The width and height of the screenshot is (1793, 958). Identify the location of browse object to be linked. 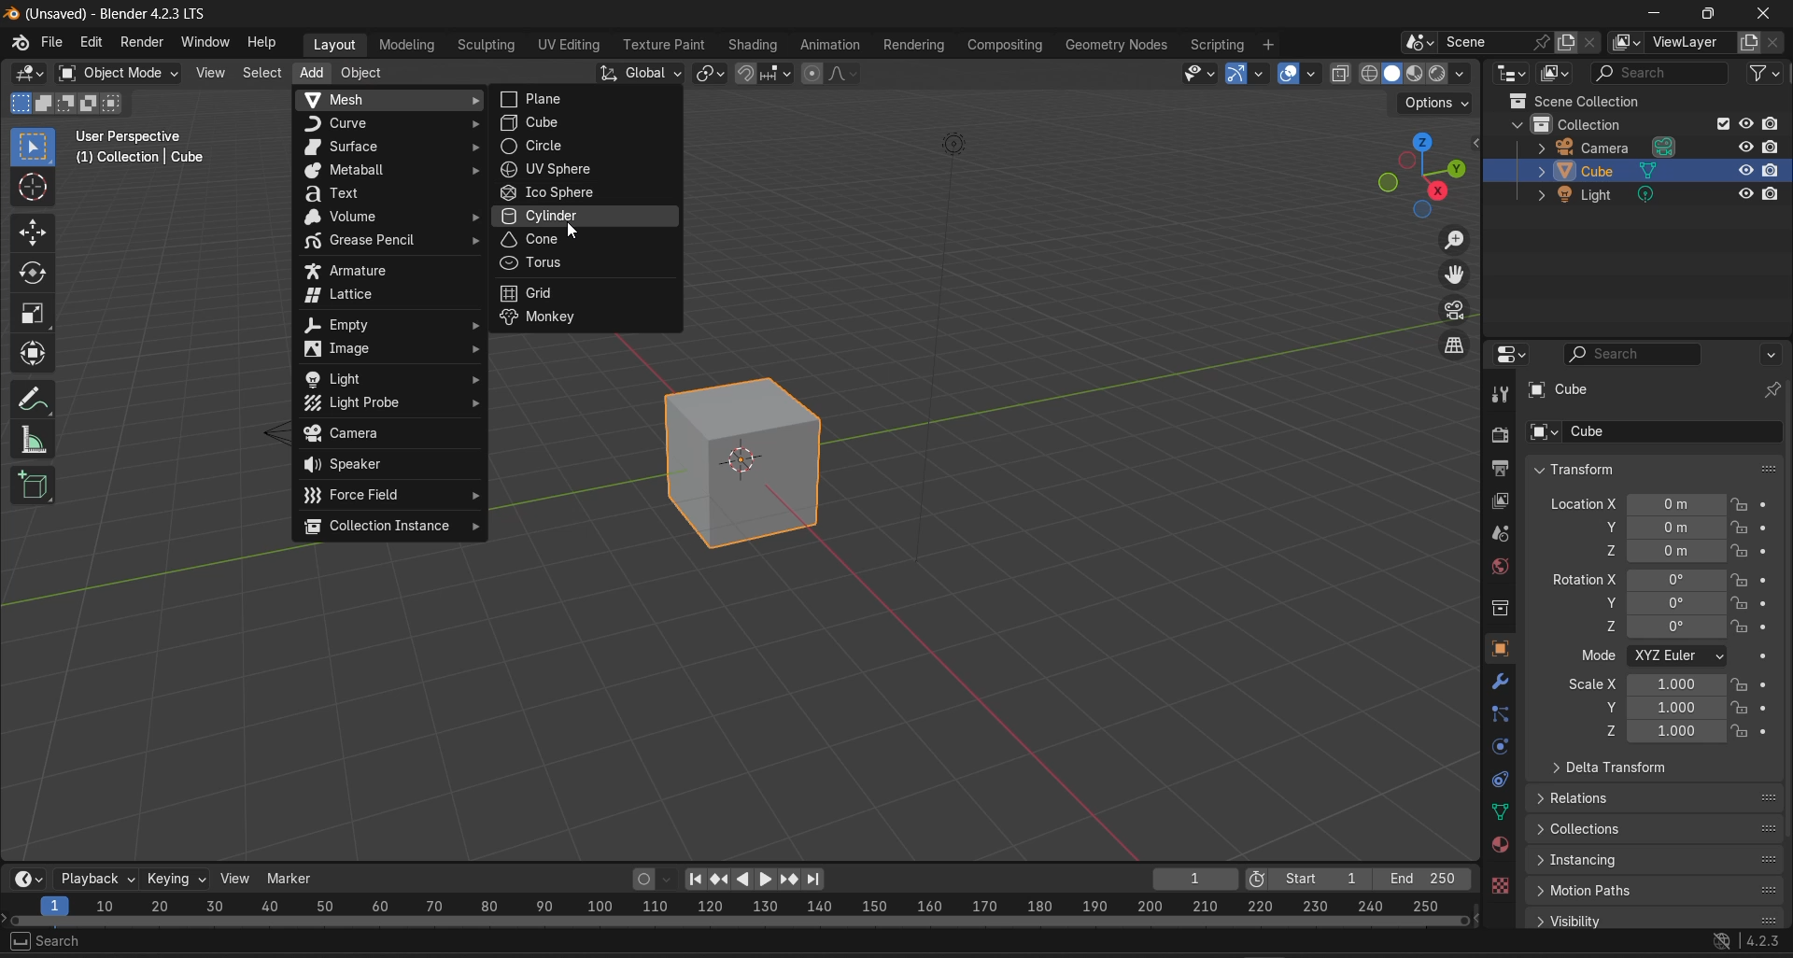
(1544, 433).